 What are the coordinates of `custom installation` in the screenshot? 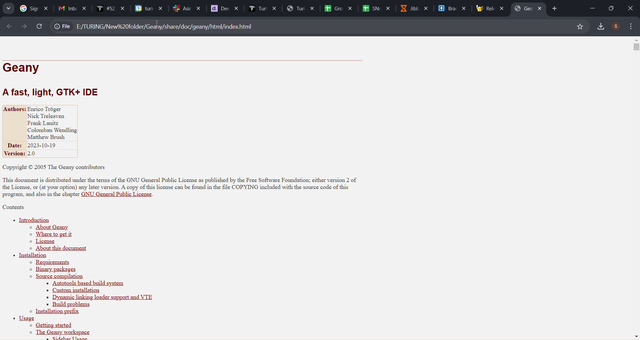 It's located at (72, 291).